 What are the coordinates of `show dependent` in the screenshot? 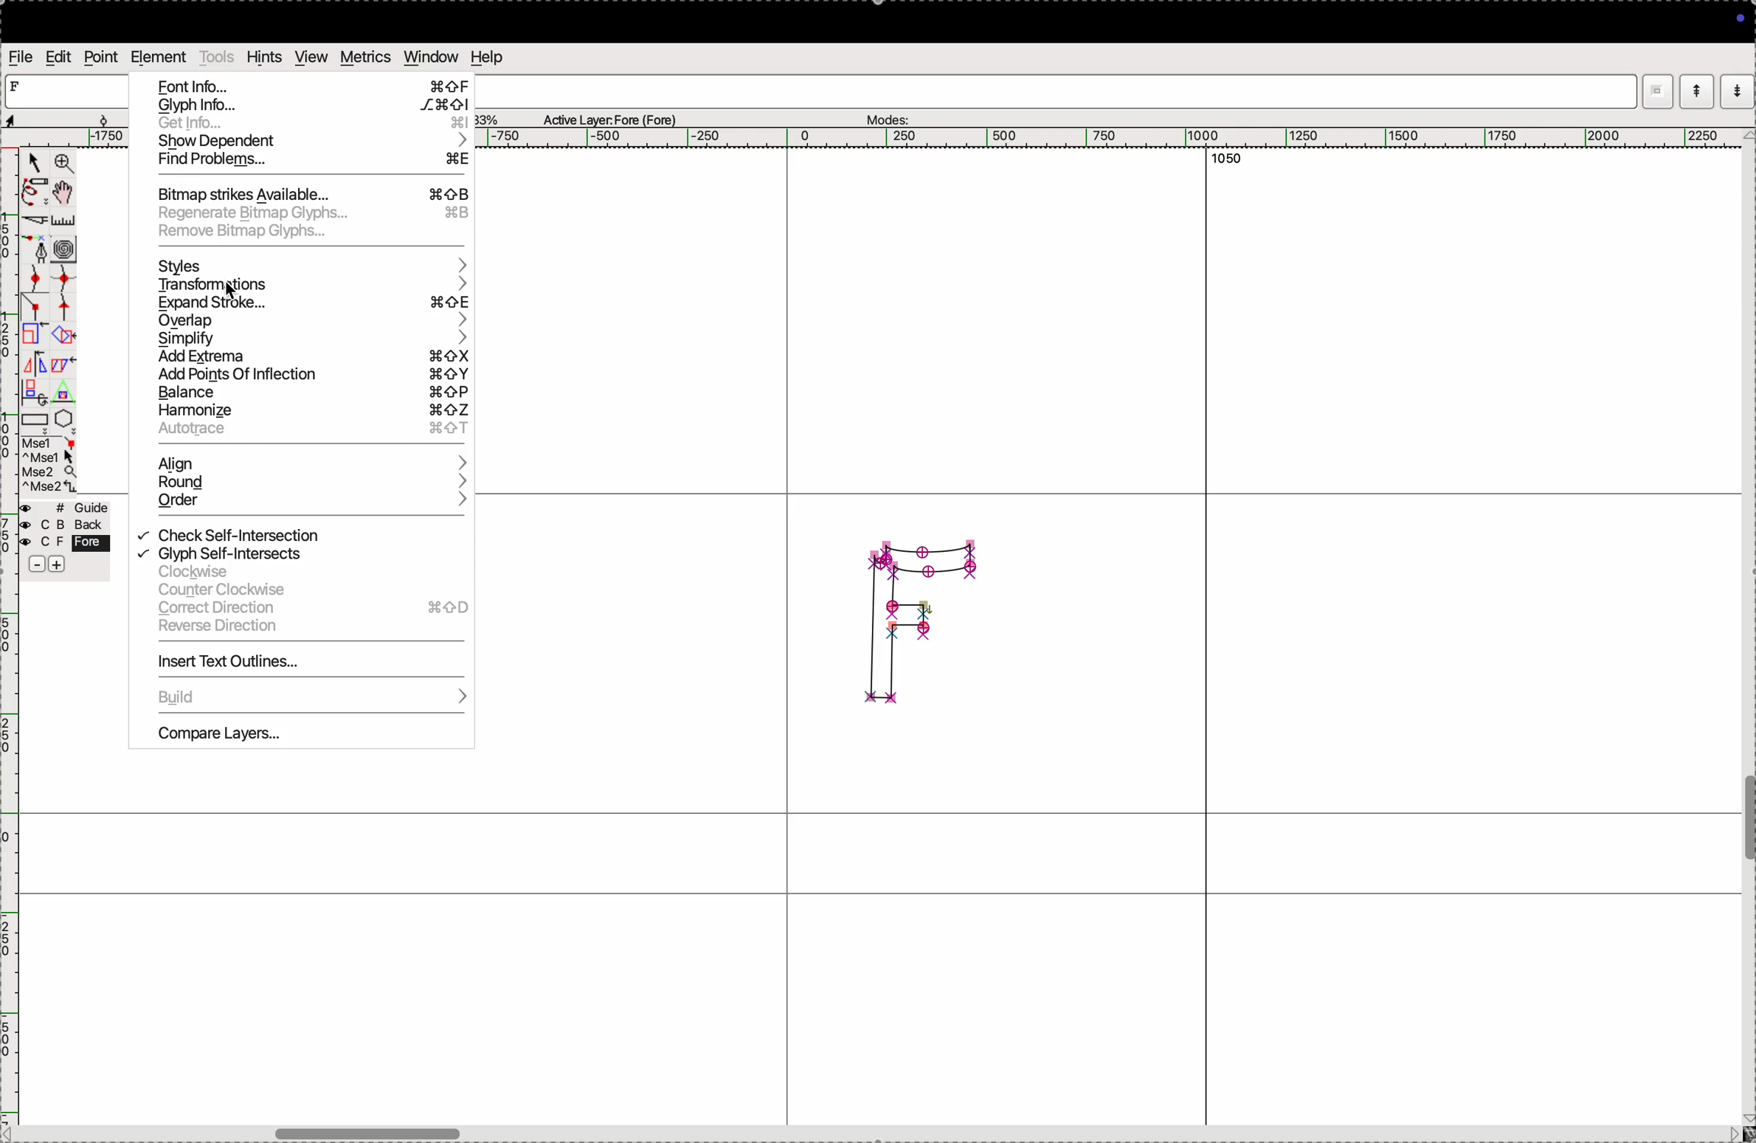 It's located at (311, 142).